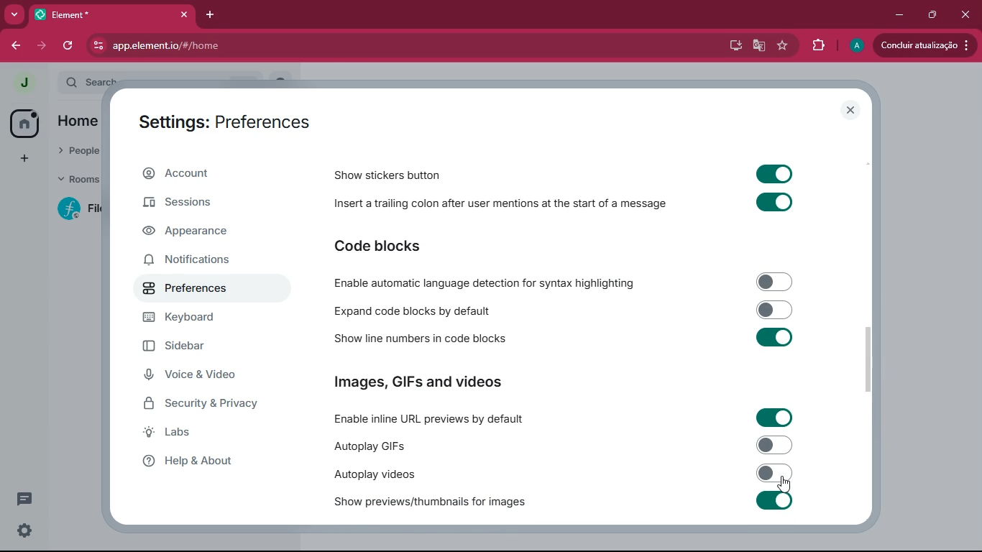  What do you see at coordinates (19, 45) in the screenshot?
I see `back` at bounding box center [19, 45].